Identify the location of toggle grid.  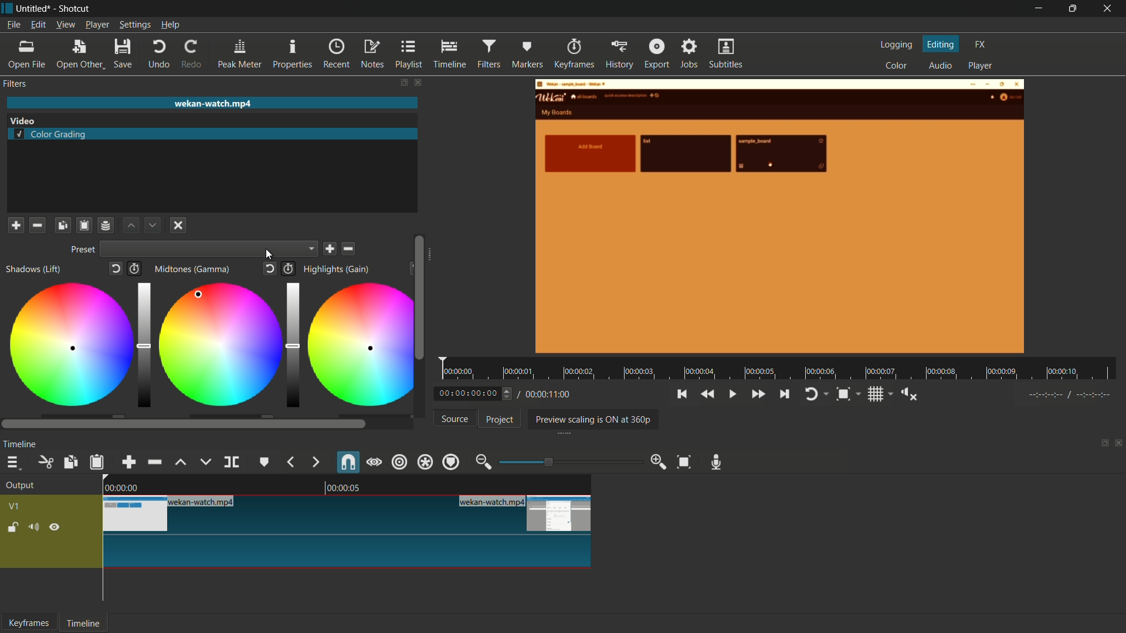
(881, 394).